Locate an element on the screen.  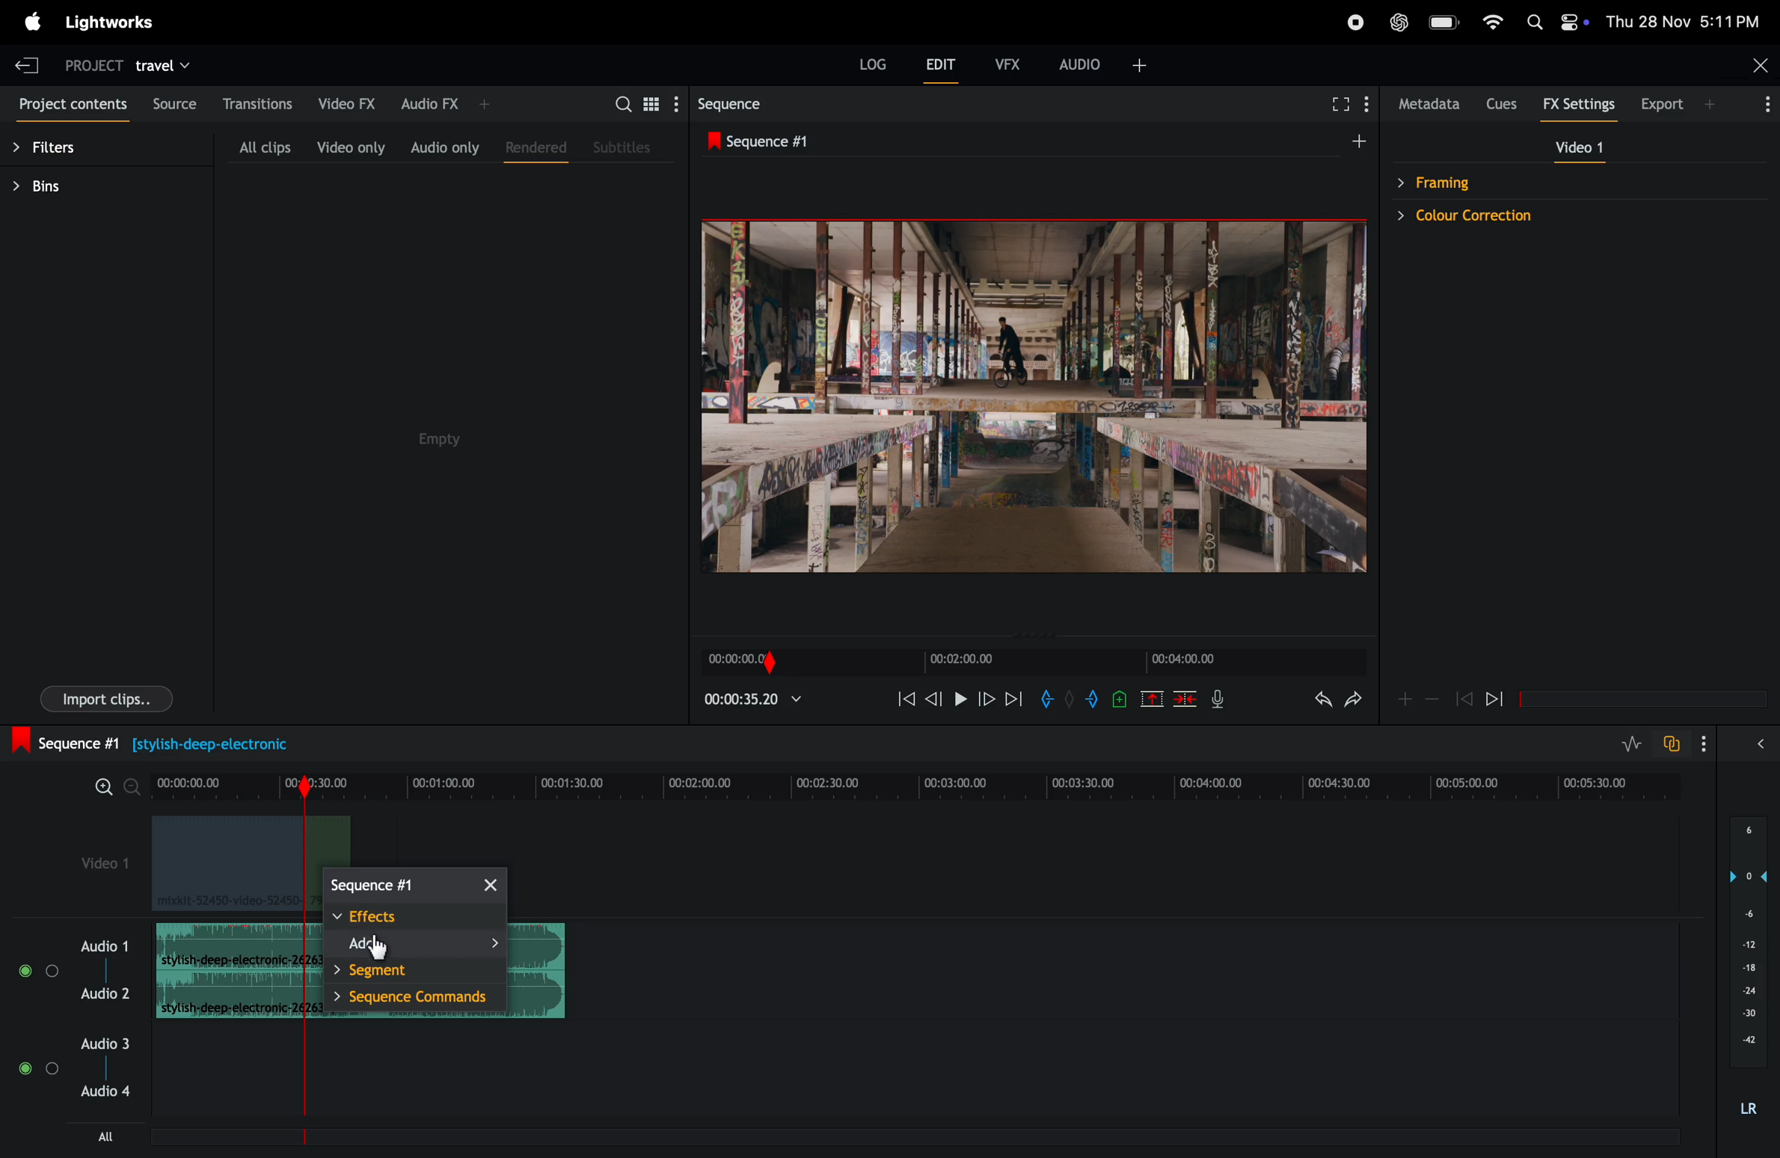
 is located at coordinates (24, 969).